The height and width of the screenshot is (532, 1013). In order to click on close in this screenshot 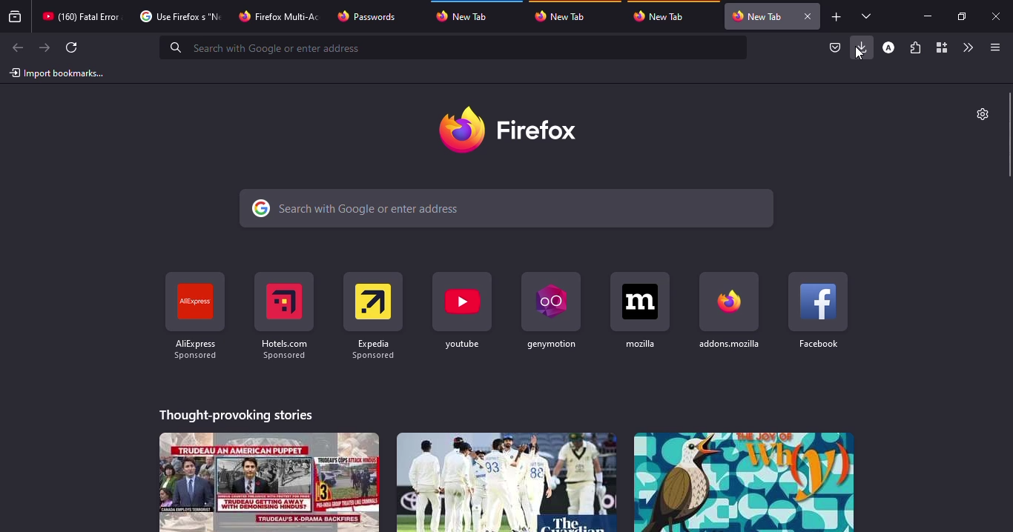, I will do `click(997, 17)`.